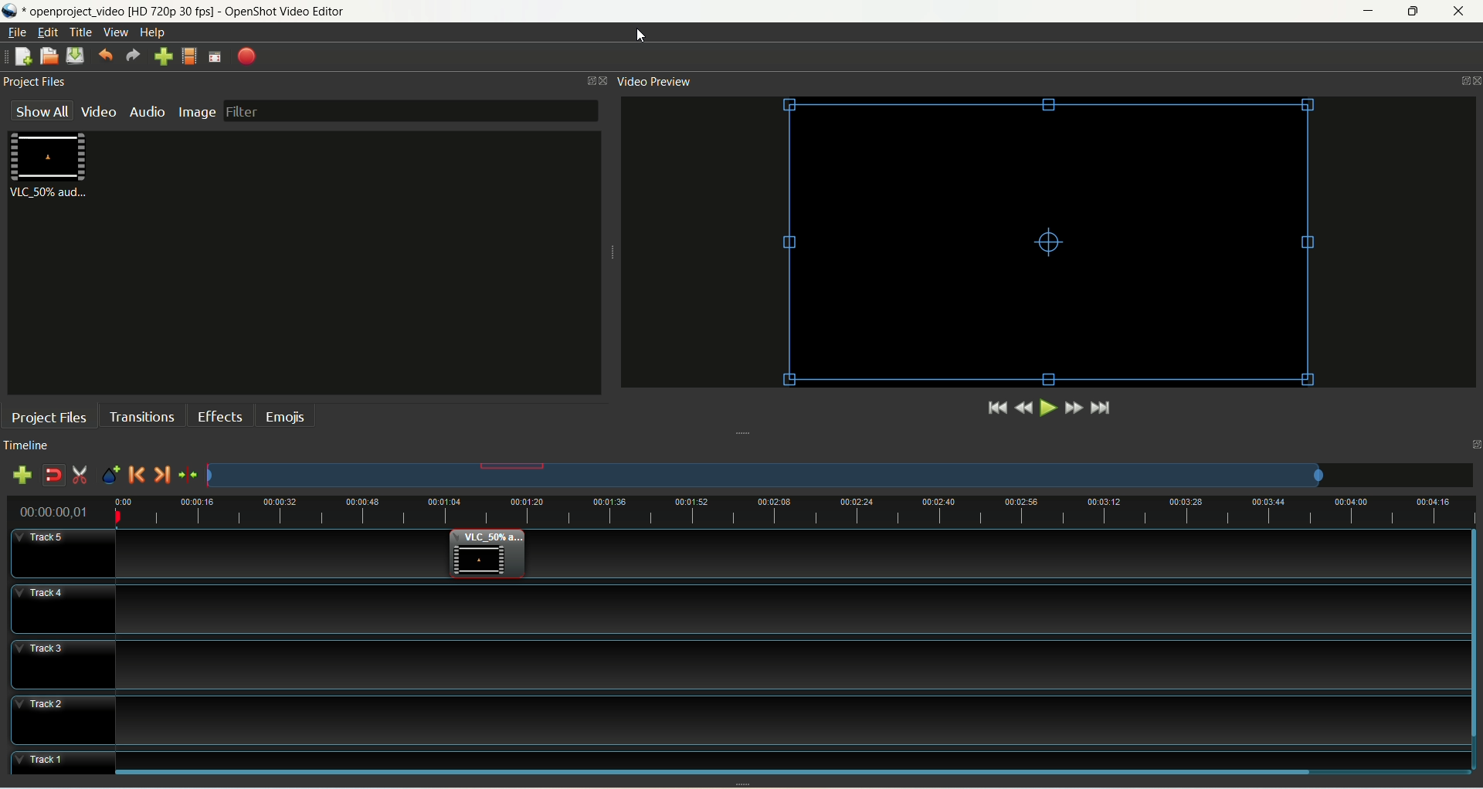  I want to click on add marker, so click(110, 476).